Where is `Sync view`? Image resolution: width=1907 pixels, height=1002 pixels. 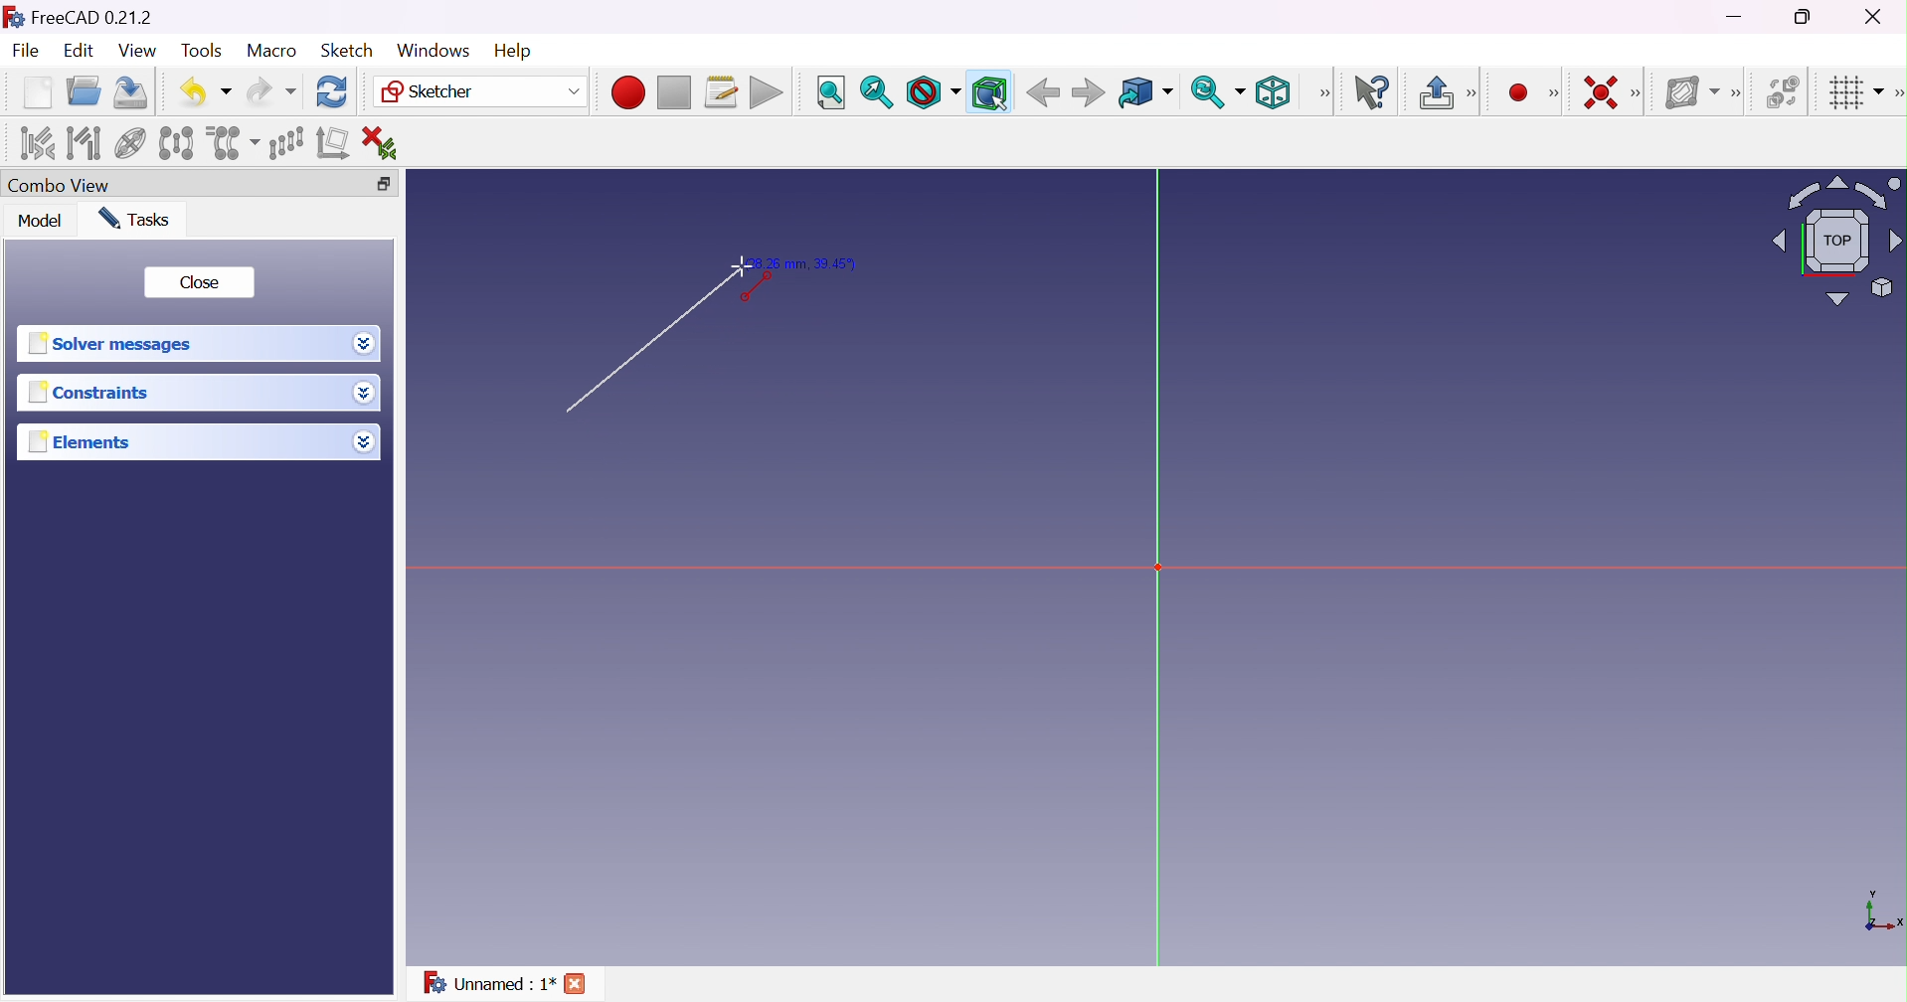
Sync view is located at coordinates (1218, 91).